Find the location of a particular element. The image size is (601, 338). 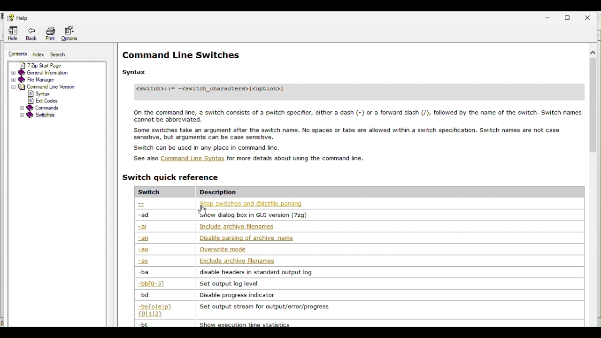

 is located at coordinates (135, 72).